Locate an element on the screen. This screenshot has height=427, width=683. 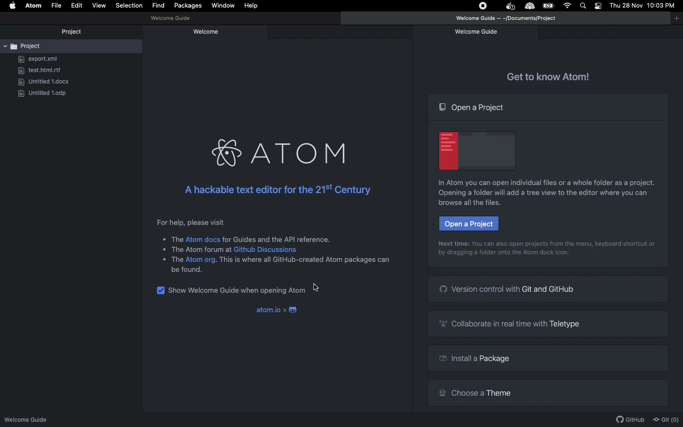
Be Found is located at coordinates (187, 269).